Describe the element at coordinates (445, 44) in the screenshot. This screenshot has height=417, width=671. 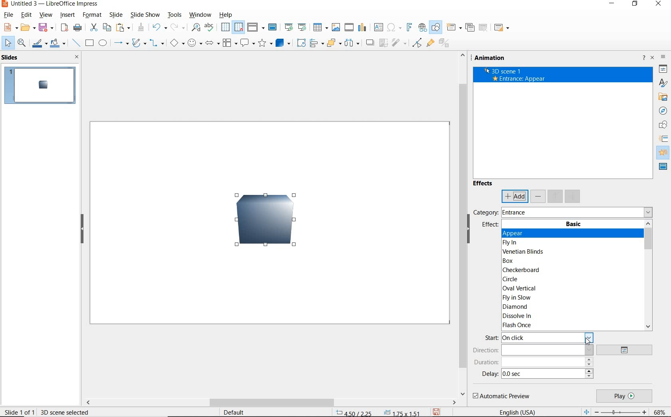
I see `toggle extrusion` at that location.